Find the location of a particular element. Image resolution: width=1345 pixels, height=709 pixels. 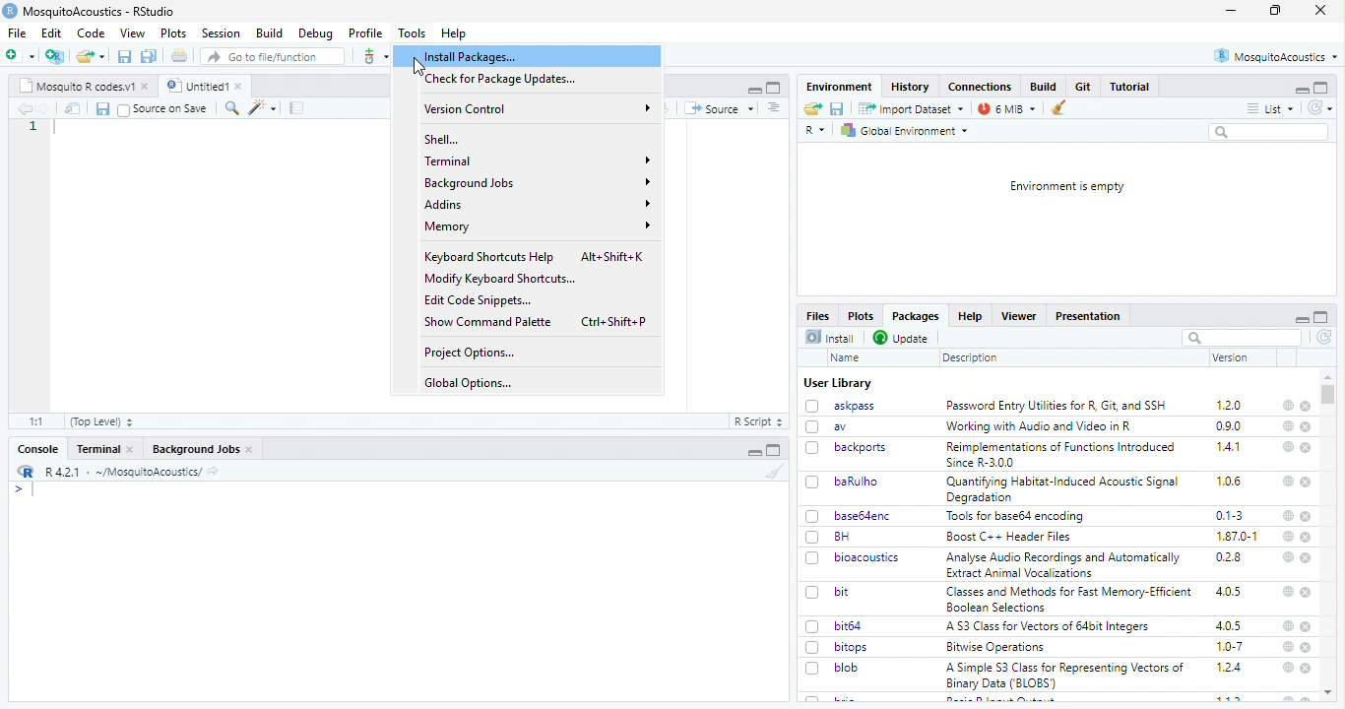

‘Modify Keyboard Shortcuts... is located at coordinates (499, 279).